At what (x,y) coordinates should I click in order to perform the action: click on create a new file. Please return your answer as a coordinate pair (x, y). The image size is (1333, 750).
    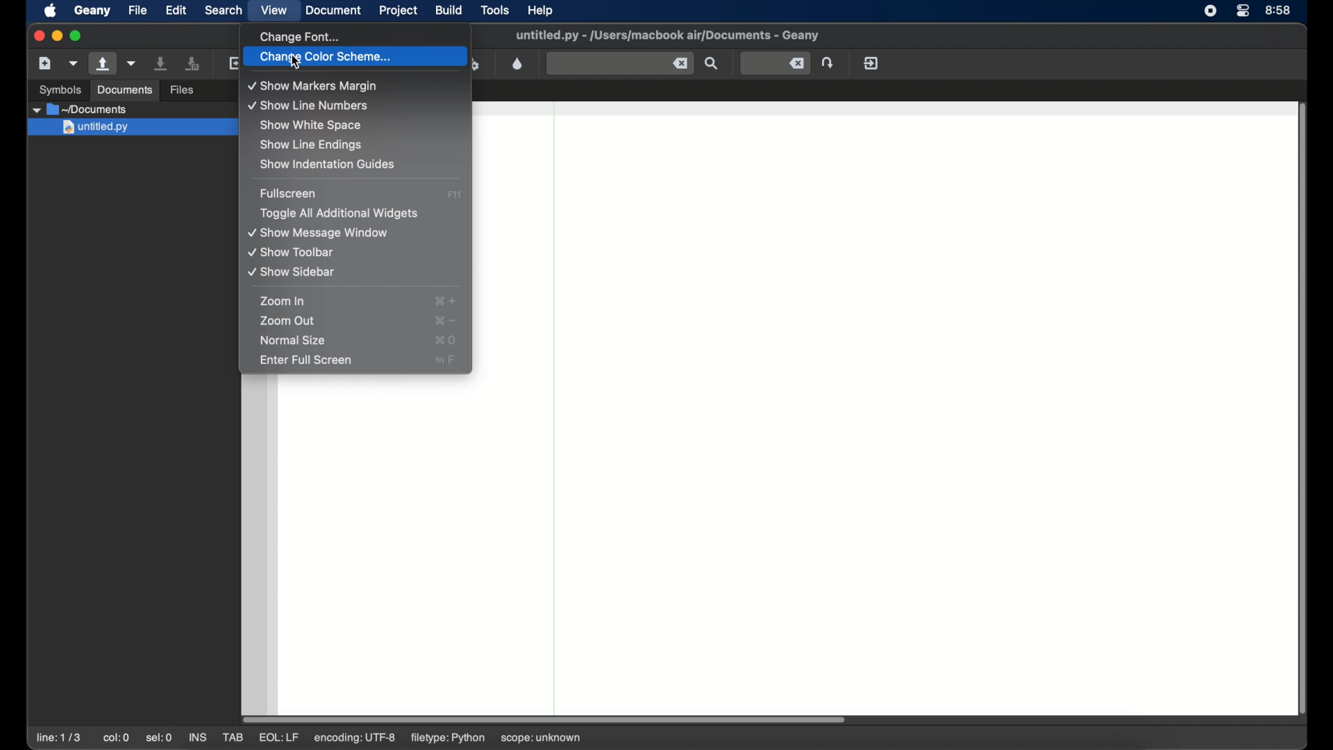
    Looking at the image, I should click on (44, 62).